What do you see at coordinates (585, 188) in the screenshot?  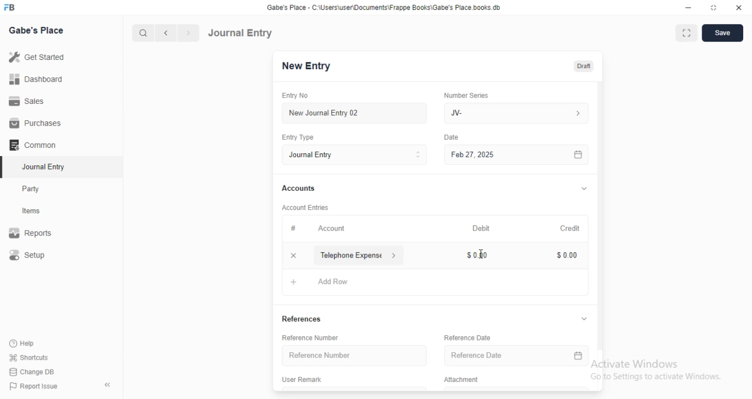 I see `Hide` at bounding box center [585, 188].